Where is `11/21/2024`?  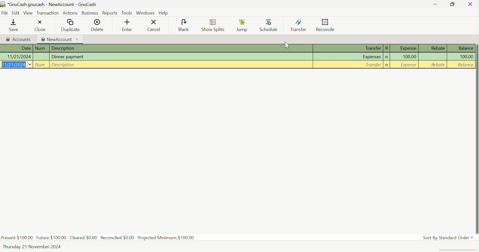 11/21/2024 is located at coordinates (18, 57).